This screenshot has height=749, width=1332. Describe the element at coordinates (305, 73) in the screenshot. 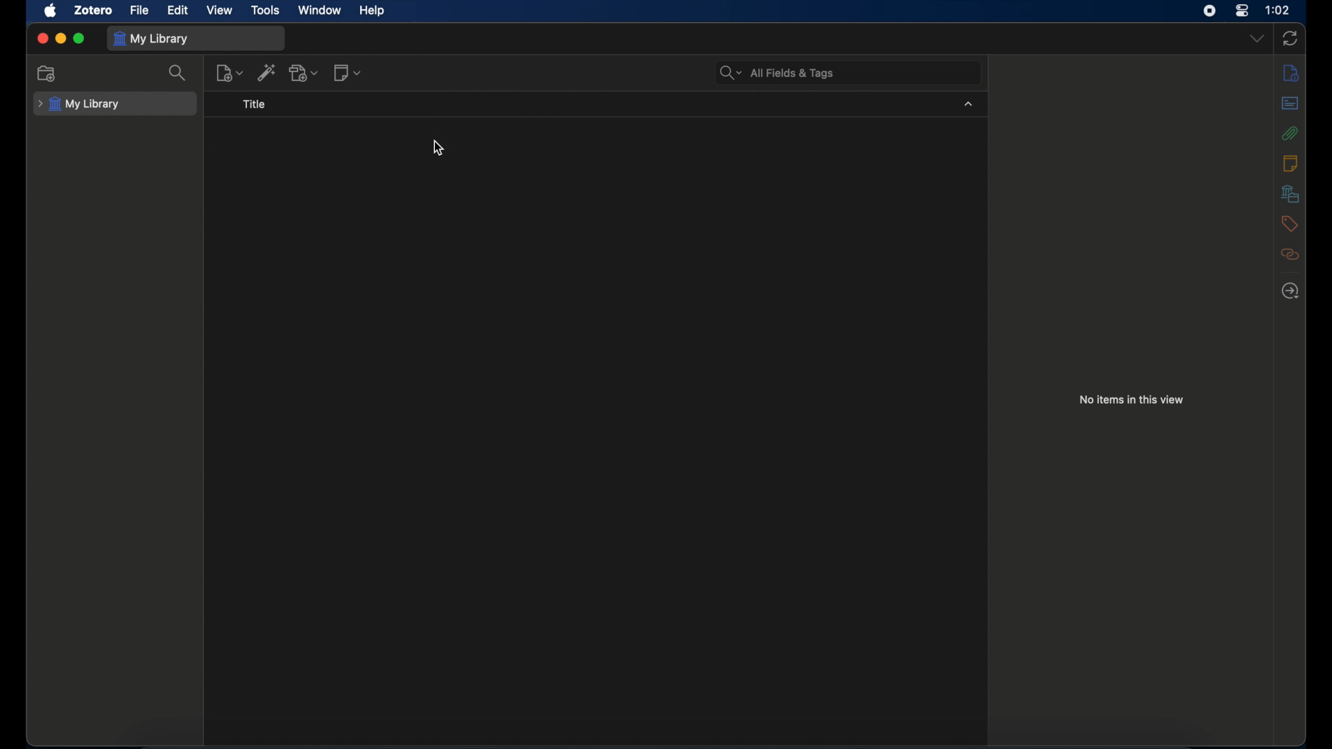

I see `add attachment` at that location.